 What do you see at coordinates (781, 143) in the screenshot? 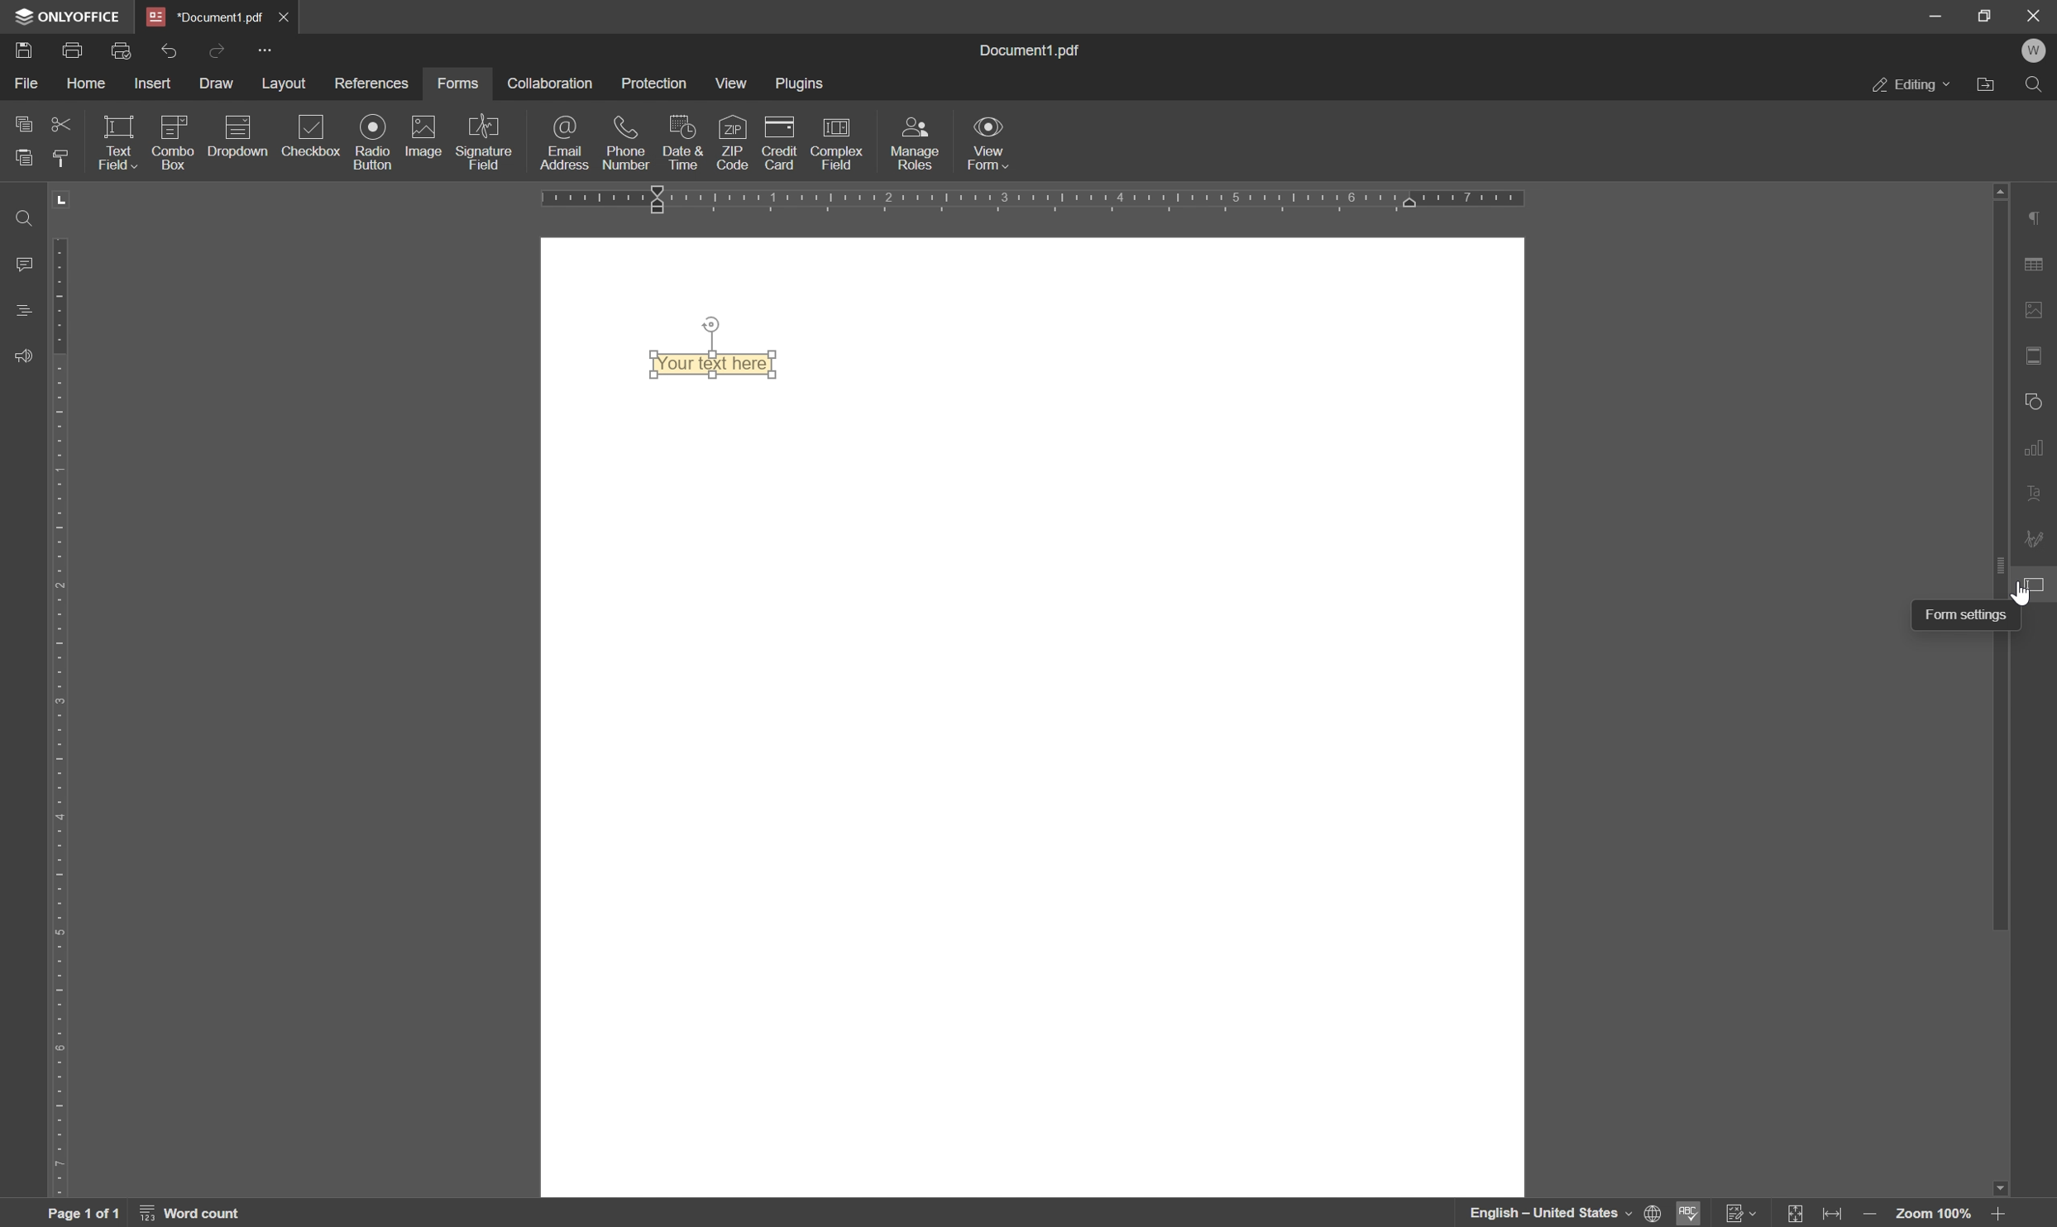
I see `credit card` at bounding box center [781, 143].